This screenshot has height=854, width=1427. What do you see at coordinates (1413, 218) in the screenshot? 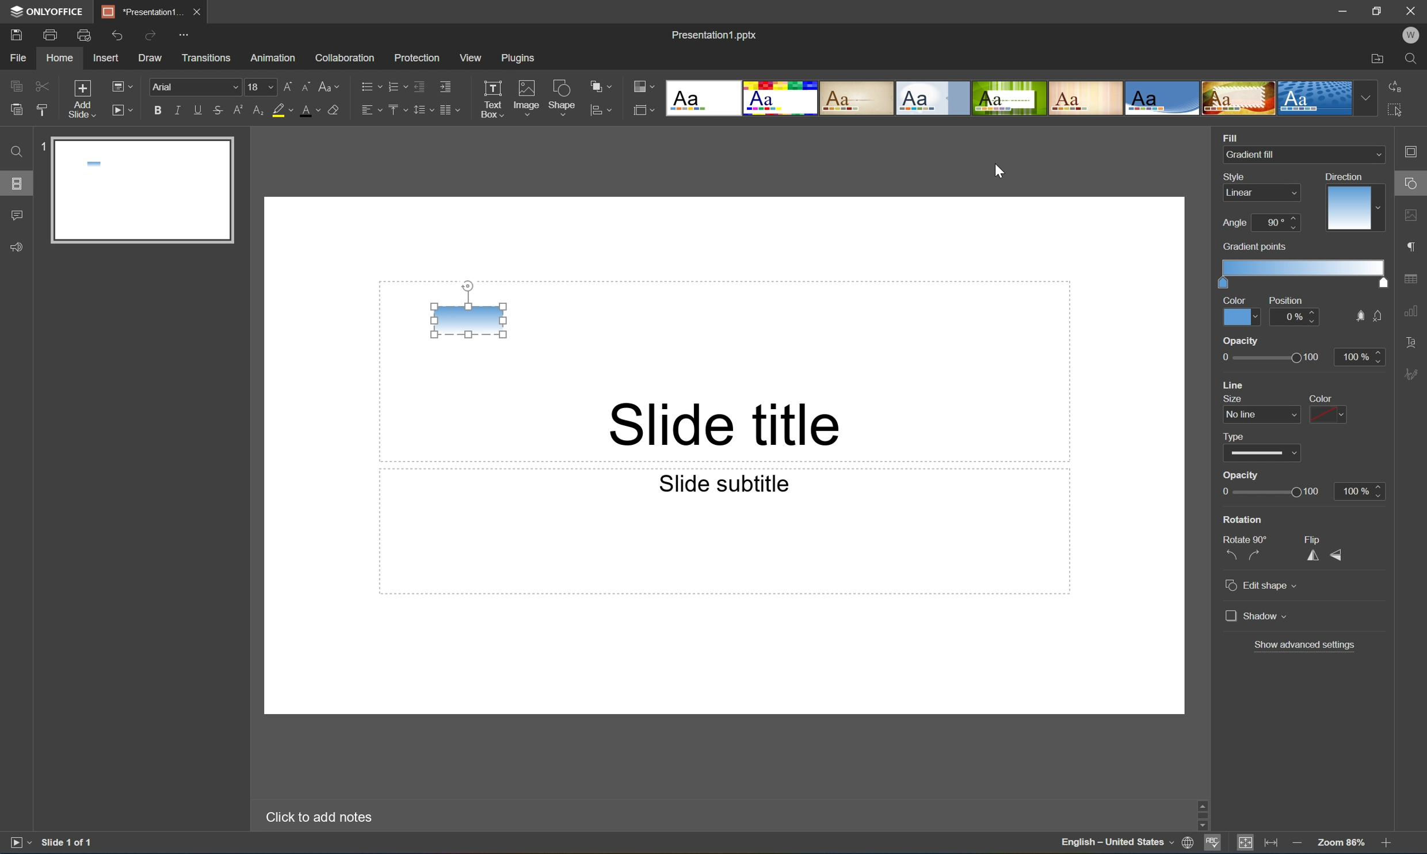
I see `image settings` at bounding box center [1413, 218].